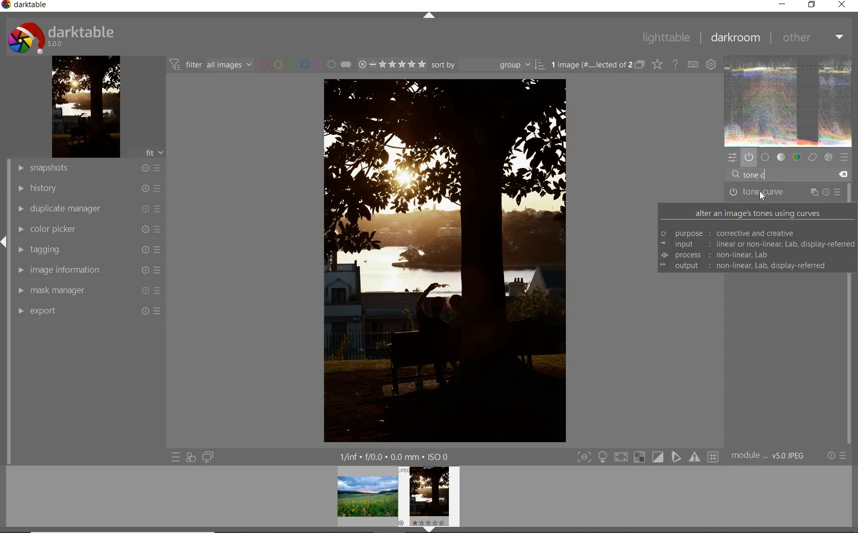  Describe the element at coordinates (307, 64) in the screenshot. I see `filter by image color label` at that location.